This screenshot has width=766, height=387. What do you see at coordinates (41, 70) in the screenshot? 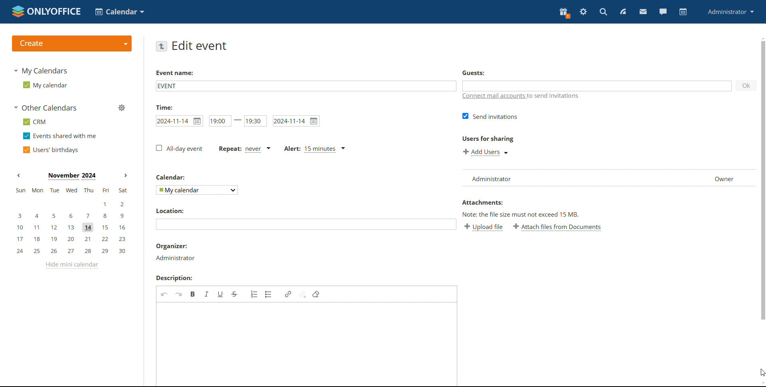
I see `my calendars` at bounding box center [41, 70].